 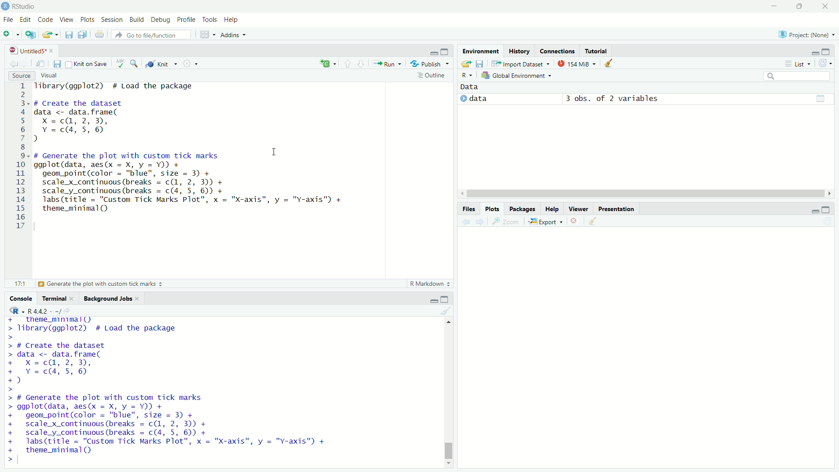 What do you see at coordinates (11, 35) in the screenshot?
I see `new file` at bounding box center [11, 35].